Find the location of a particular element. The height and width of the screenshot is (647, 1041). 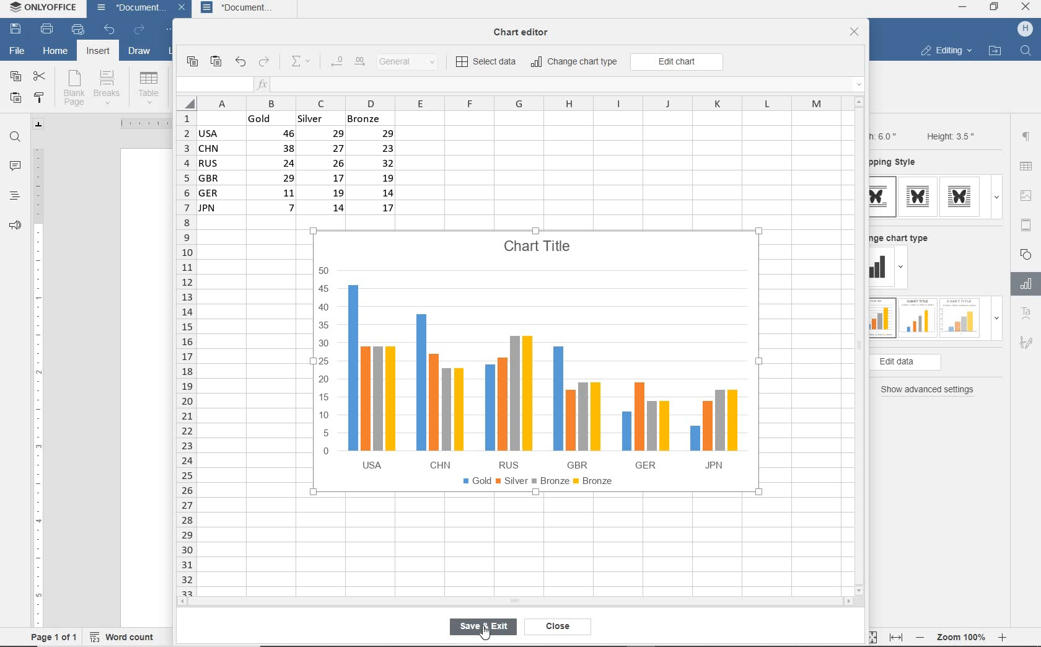

wrapping style is located at coordinates (898, 163).